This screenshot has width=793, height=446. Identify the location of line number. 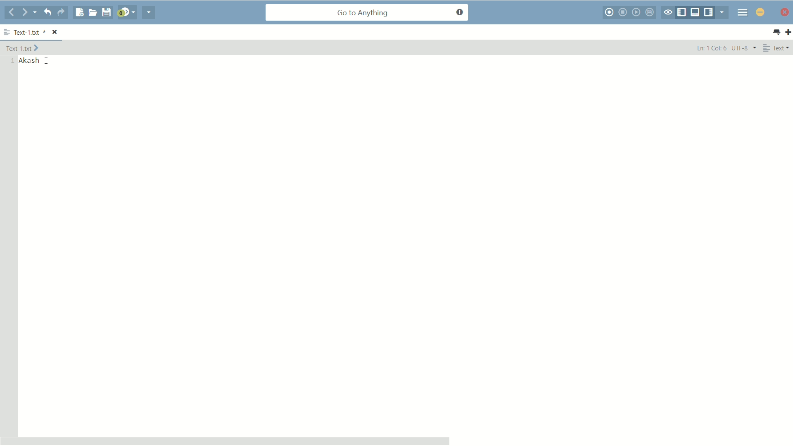
(11, 61).